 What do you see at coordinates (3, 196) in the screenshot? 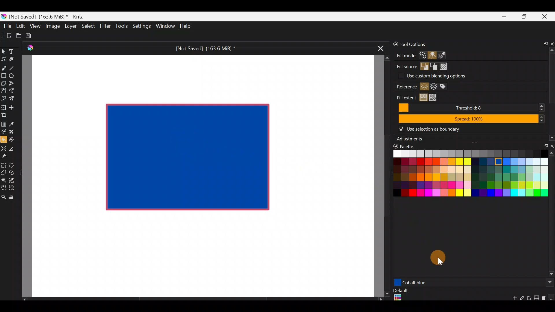
I see `Zoom tool` at bounding box center [3, 196].